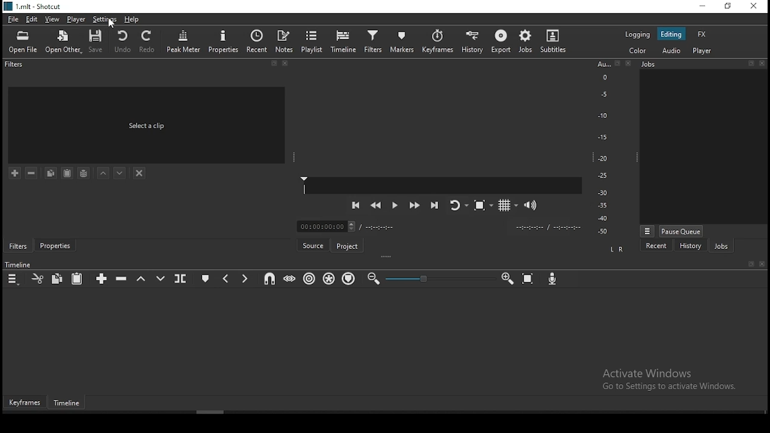 The image size is (770, 433). What do you see at coordinates (556, 41) in the screenshot?
I see `subtitles` at bounding box center [556, 41].